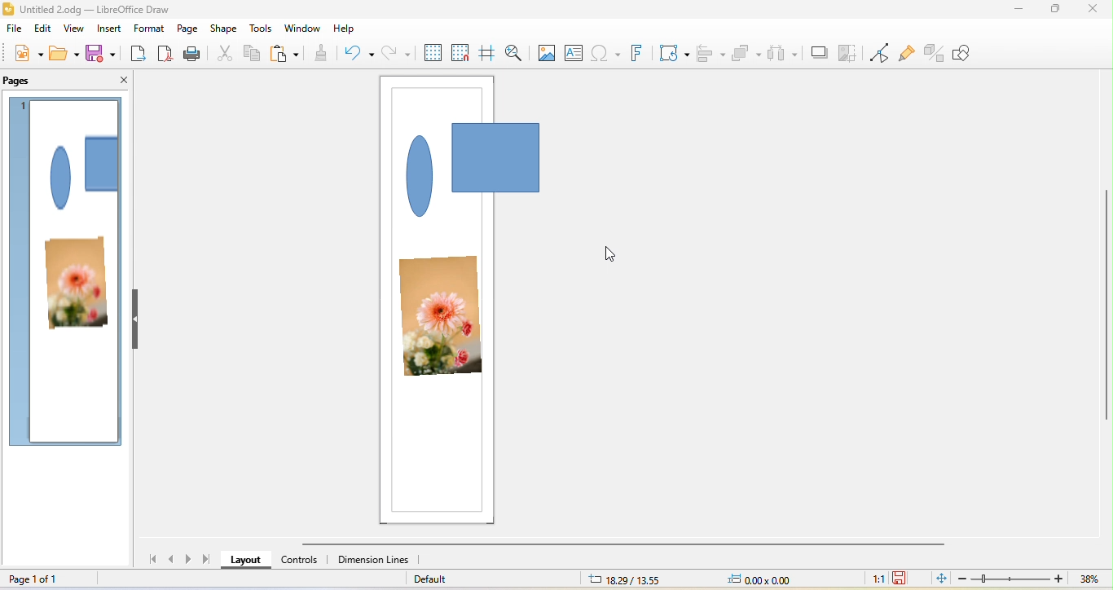 The height and width of the screenshot is (590, 1113). I want to click on help, so click(345, 29).